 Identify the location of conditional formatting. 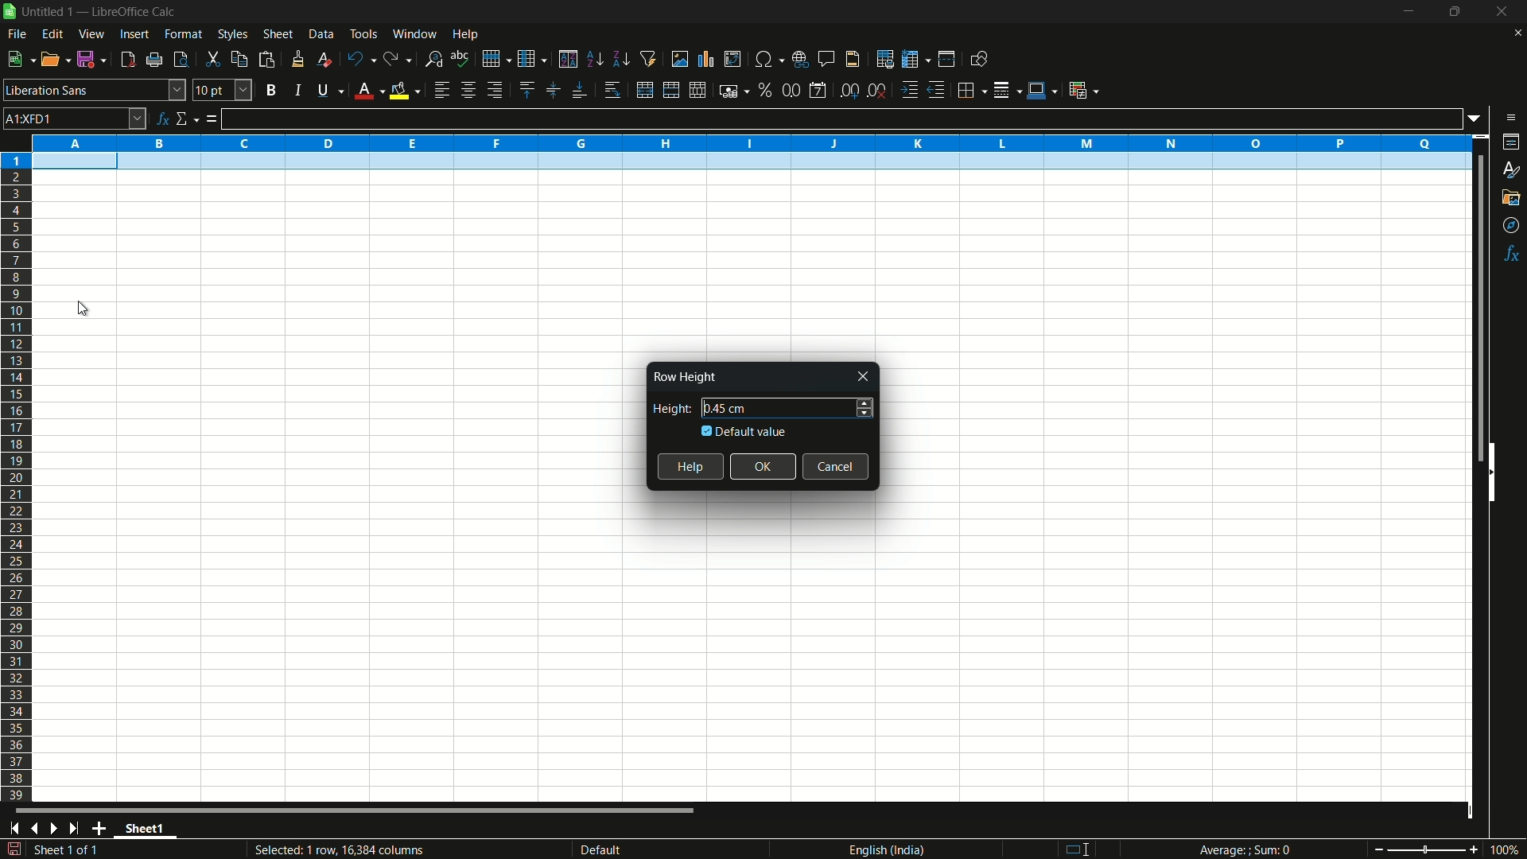
(1082, 90).